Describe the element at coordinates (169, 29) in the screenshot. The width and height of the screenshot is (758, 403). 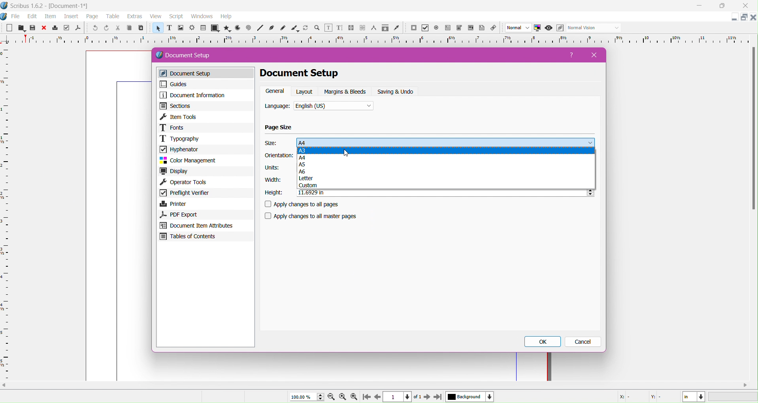
I see `text frame` at that location.